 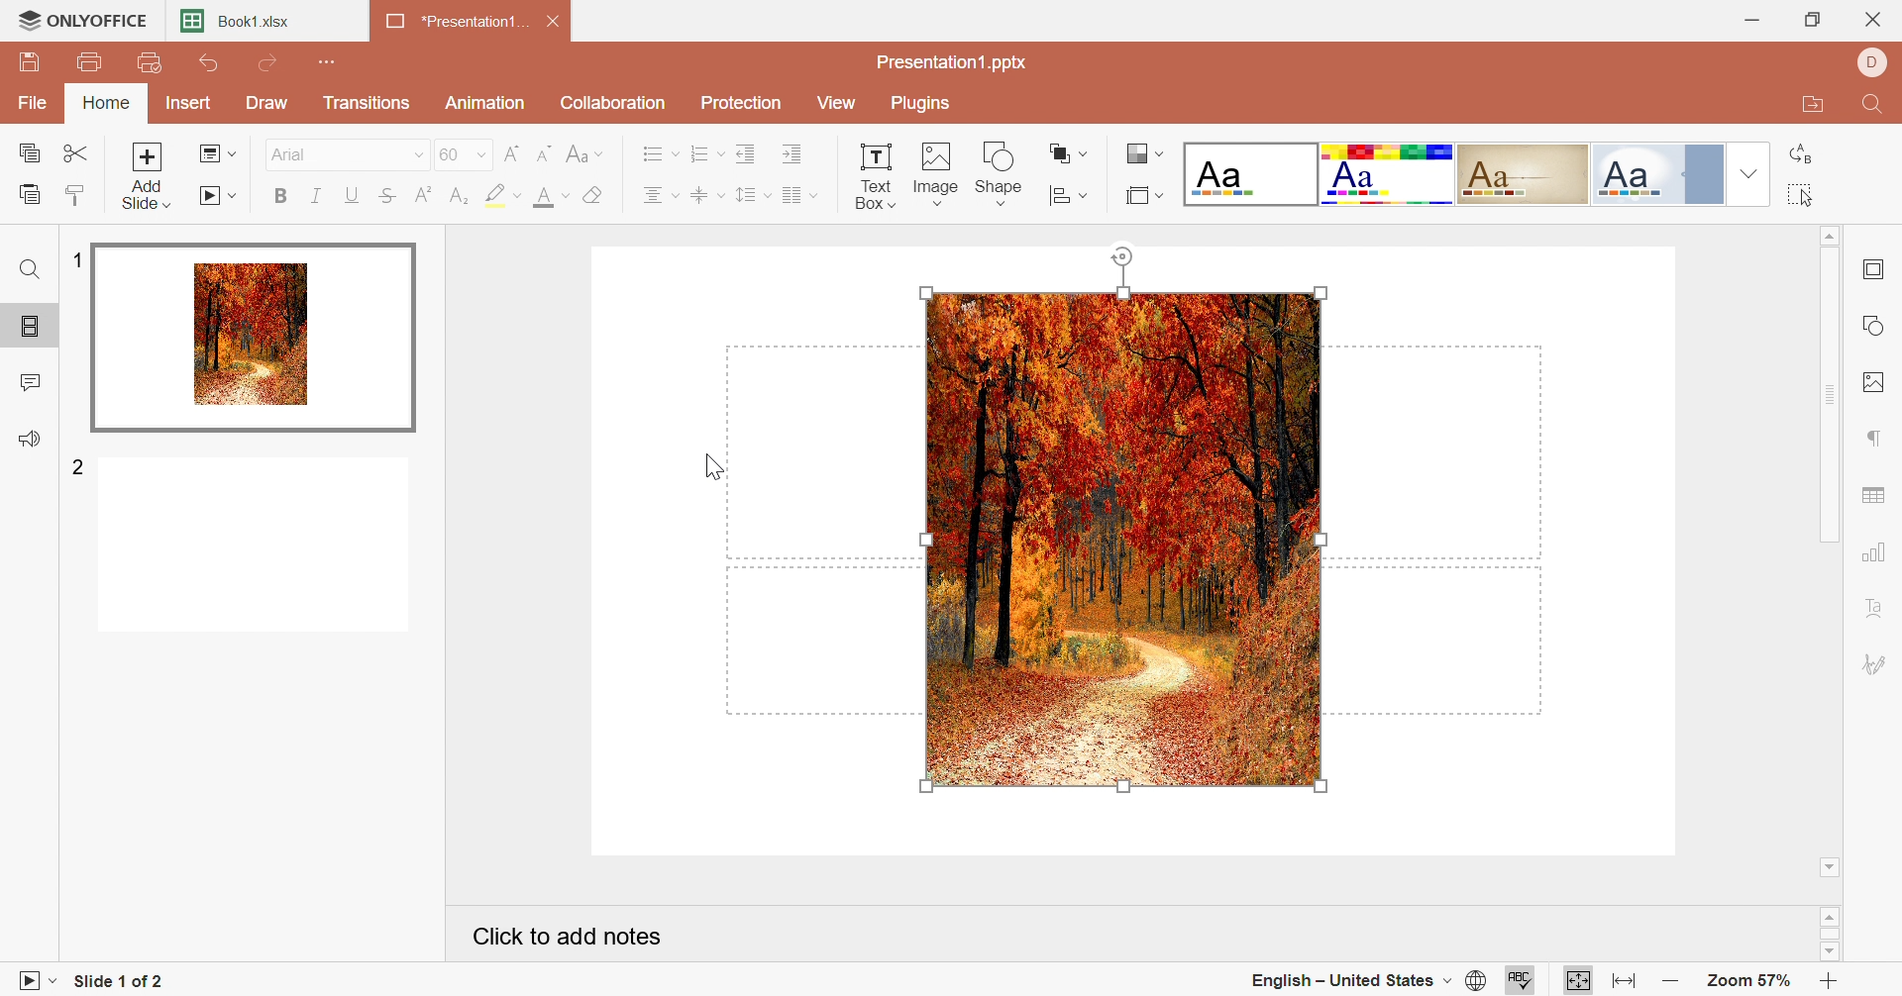 I want to click on Fit to slide, so click(x=1578, y=979).